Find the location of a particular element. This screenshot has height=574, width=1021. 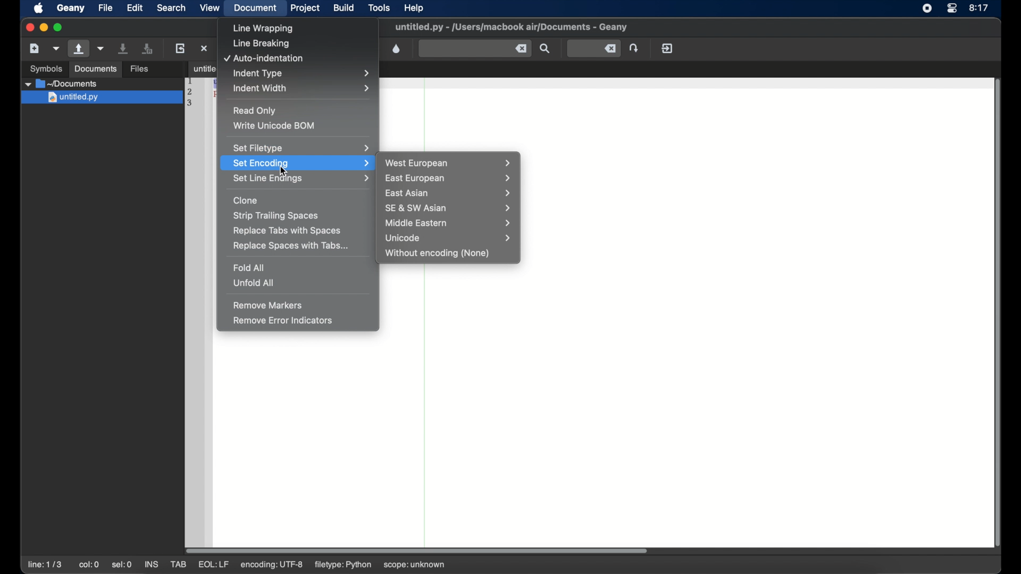

fold all is located at coordinates (249, 267).